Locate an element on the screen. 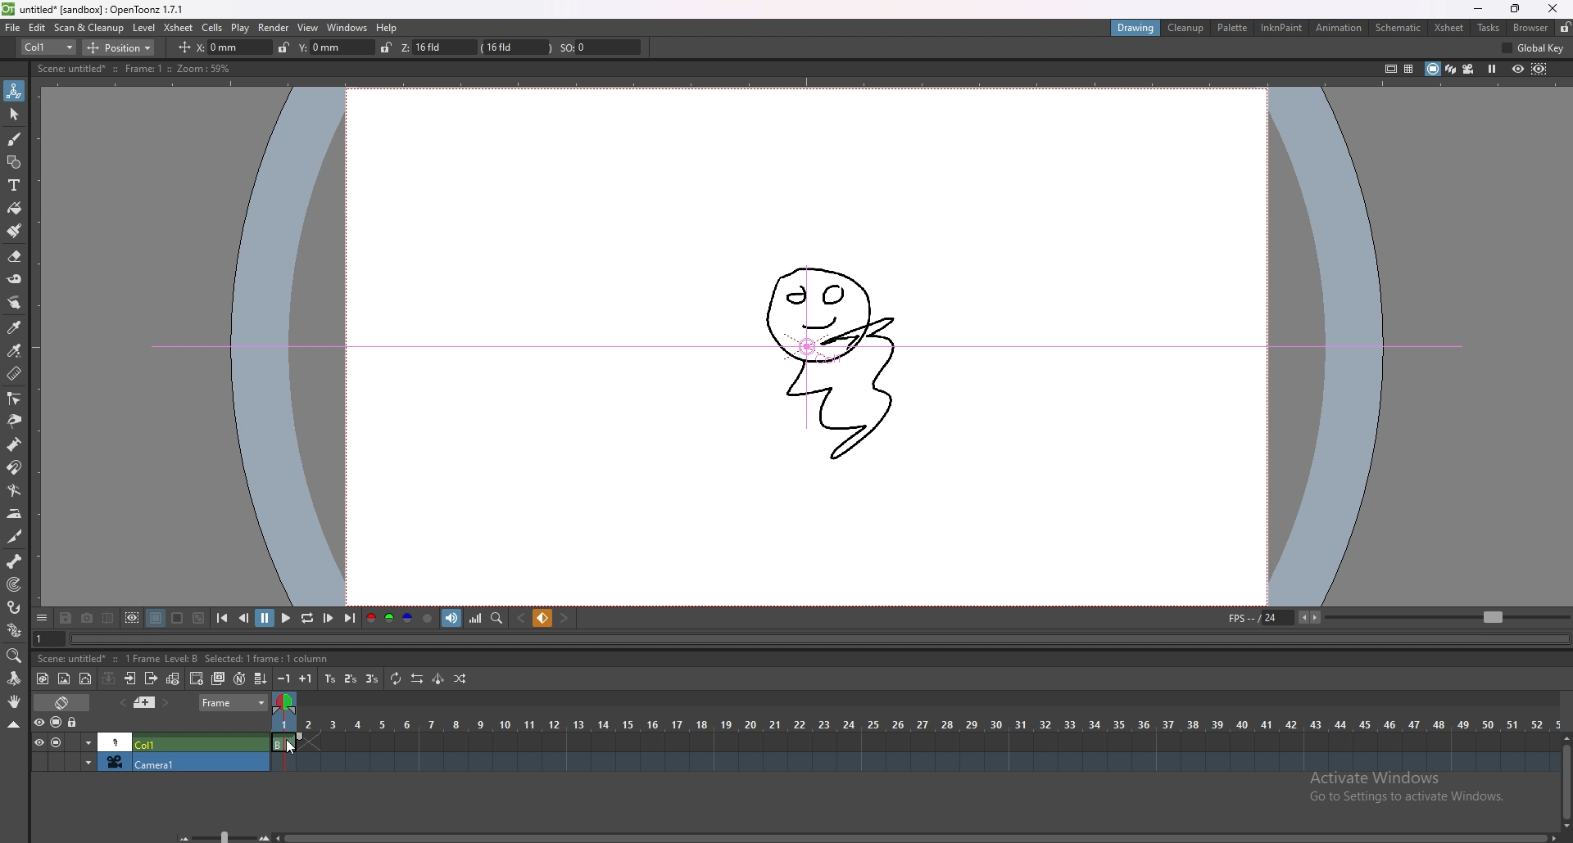 This screenshot has height=843, width=1573. animate is located at coordinates (15, 91).